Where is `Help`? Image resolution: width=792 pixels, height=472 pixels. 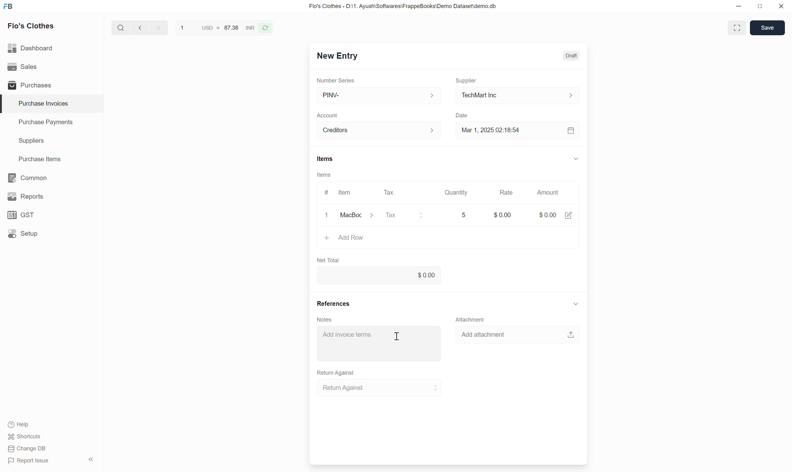 Help is located at coordinates (22, 425).